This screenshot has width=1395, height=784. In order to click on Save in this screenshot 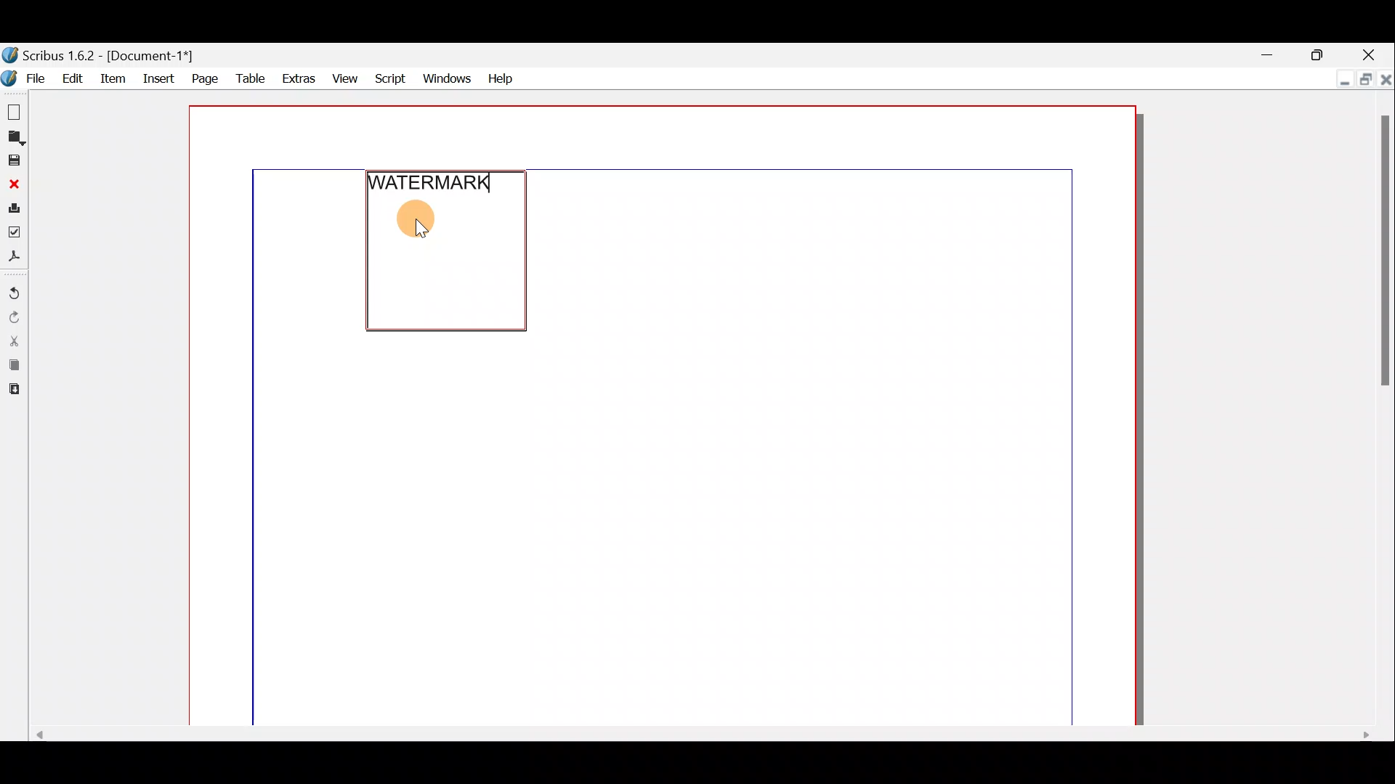, I will do `click(13, 161)`.